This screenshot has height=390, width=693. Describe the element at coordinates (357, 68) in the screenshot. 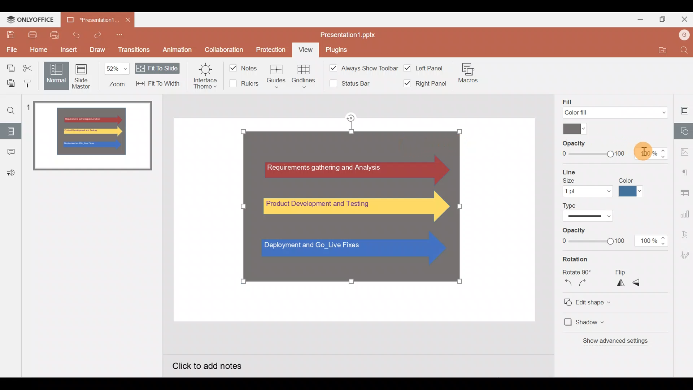

I see `Always show toolbar` at that location.